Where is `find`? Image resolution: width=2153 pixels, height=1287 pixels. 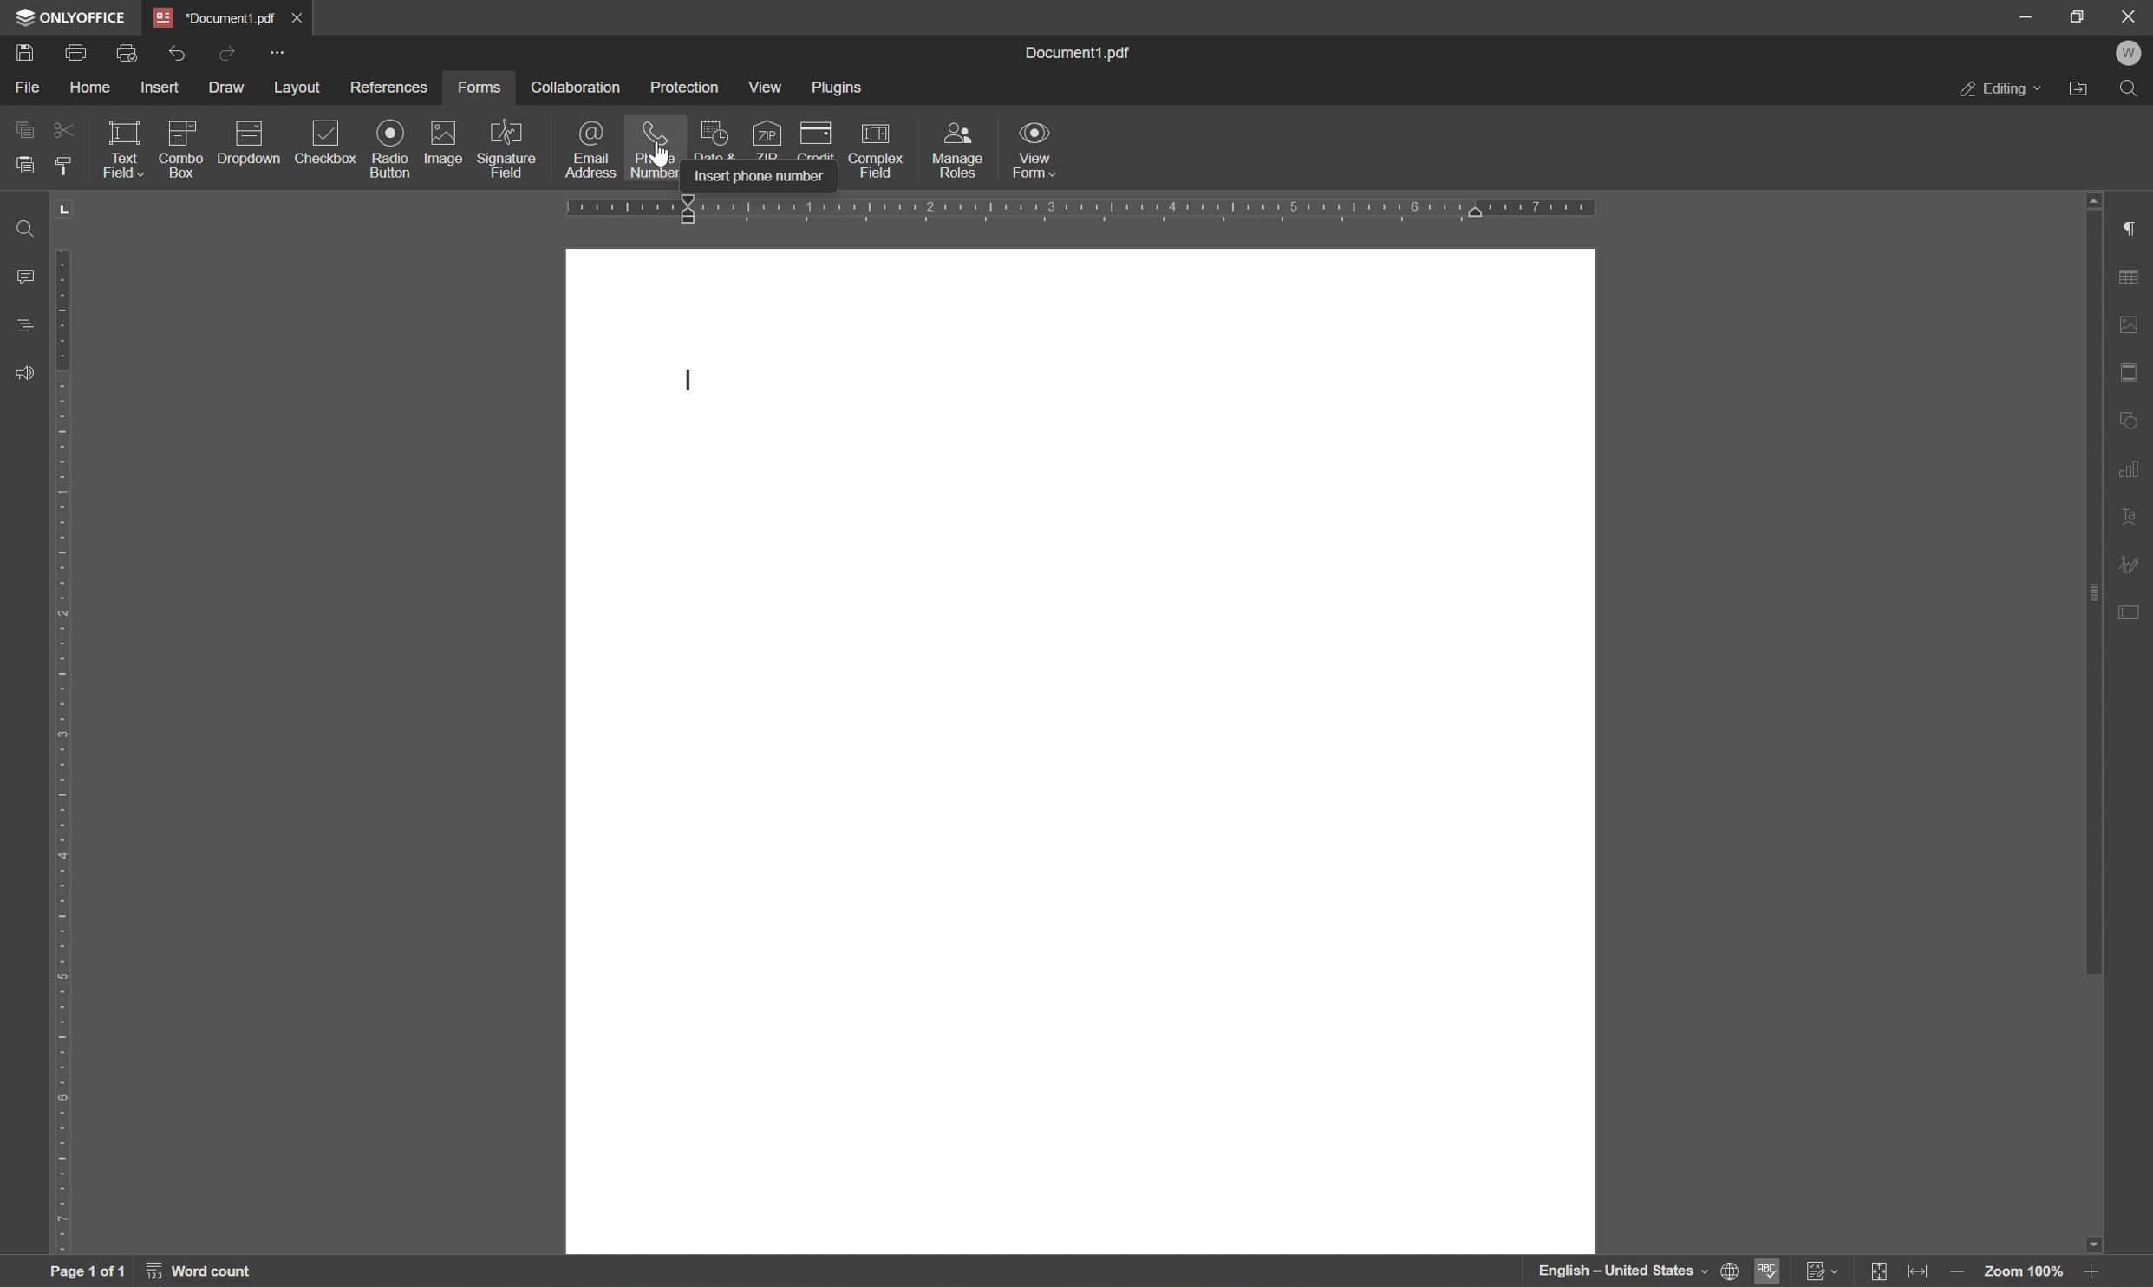
find is located at coordinates (16, 230).